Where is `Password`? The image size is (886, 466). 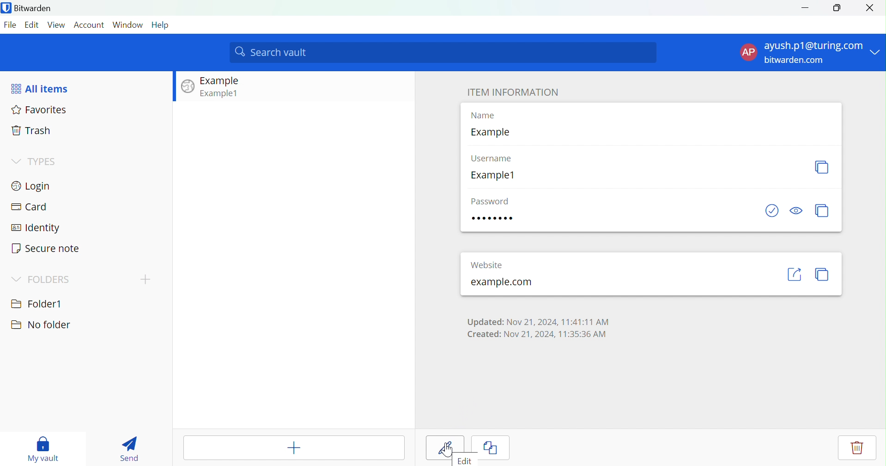
Password is located at coordinates (491, 200).